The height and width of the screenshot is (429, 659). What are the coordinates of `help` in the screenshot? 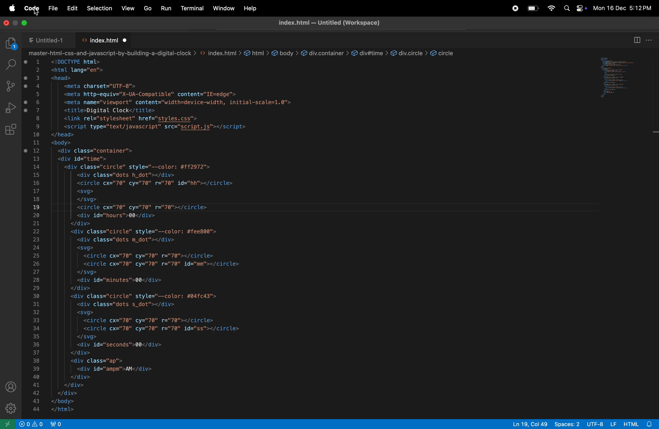 It's located at (250, 7).